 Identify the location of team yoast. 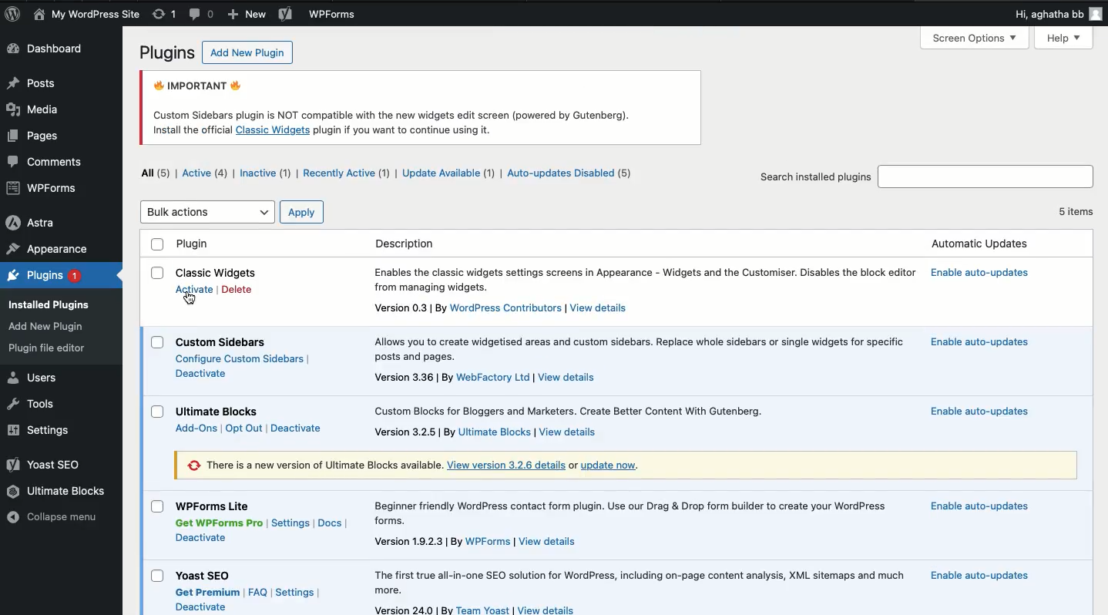
(485, 609).